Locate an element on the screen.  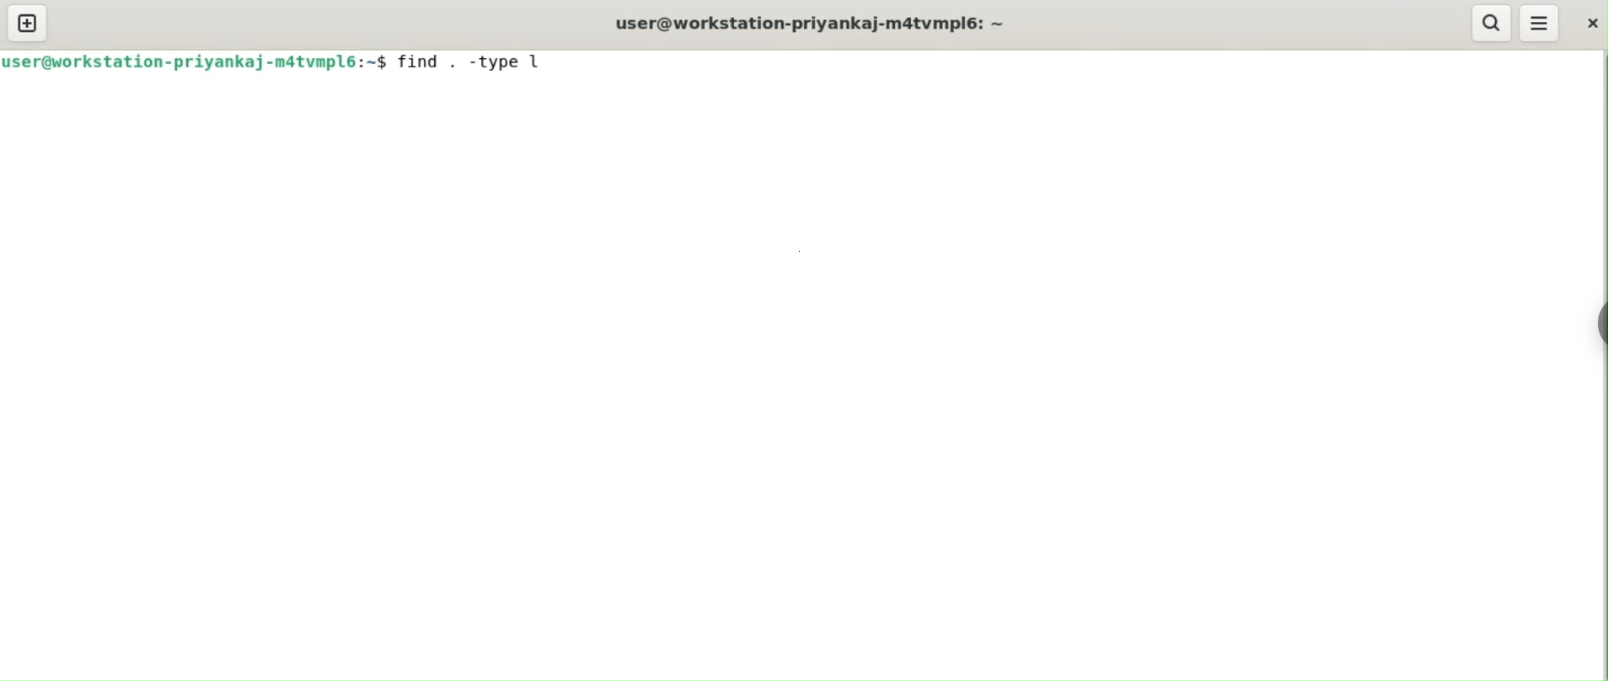
menu is located at coordinates (1541, 23).